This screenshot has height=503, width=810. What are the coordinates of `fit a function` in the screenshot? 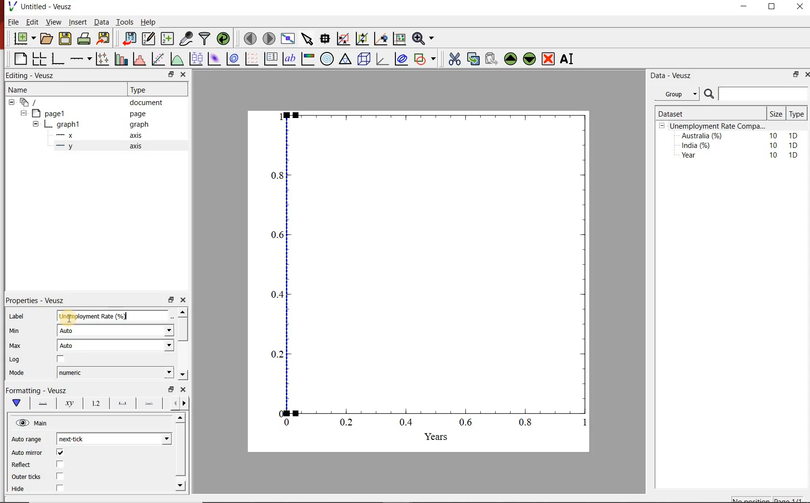 It's located at (158, 59).